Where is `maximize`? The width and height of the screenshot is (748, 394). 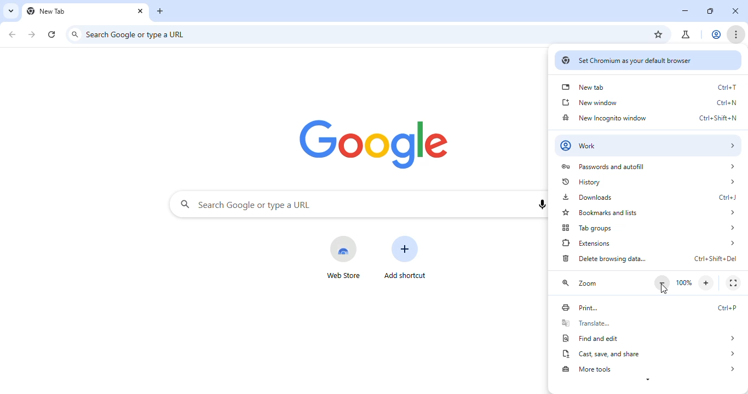
maximize is located at coordinates (711, 11).